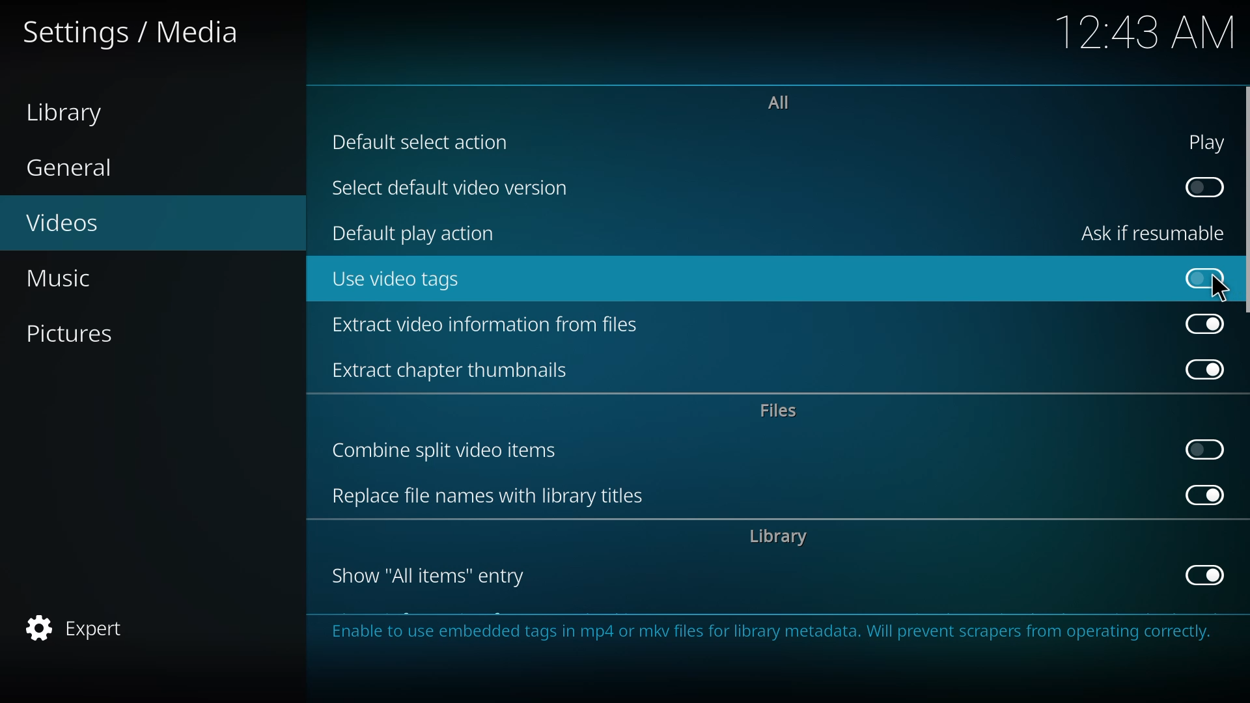 The width and height of the screenshot is (1250, 703). What do you see at coordinates (770, 636) in the screenshot?
I see `info` at bounding box center [770, 636].